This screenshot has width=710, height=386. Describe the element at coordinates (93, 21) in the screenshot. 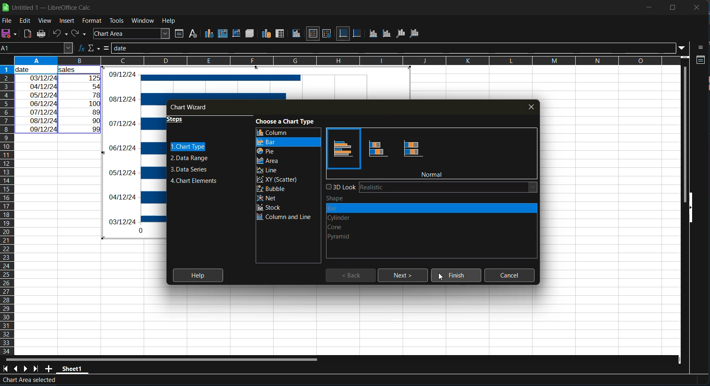

I see `format` at that location.